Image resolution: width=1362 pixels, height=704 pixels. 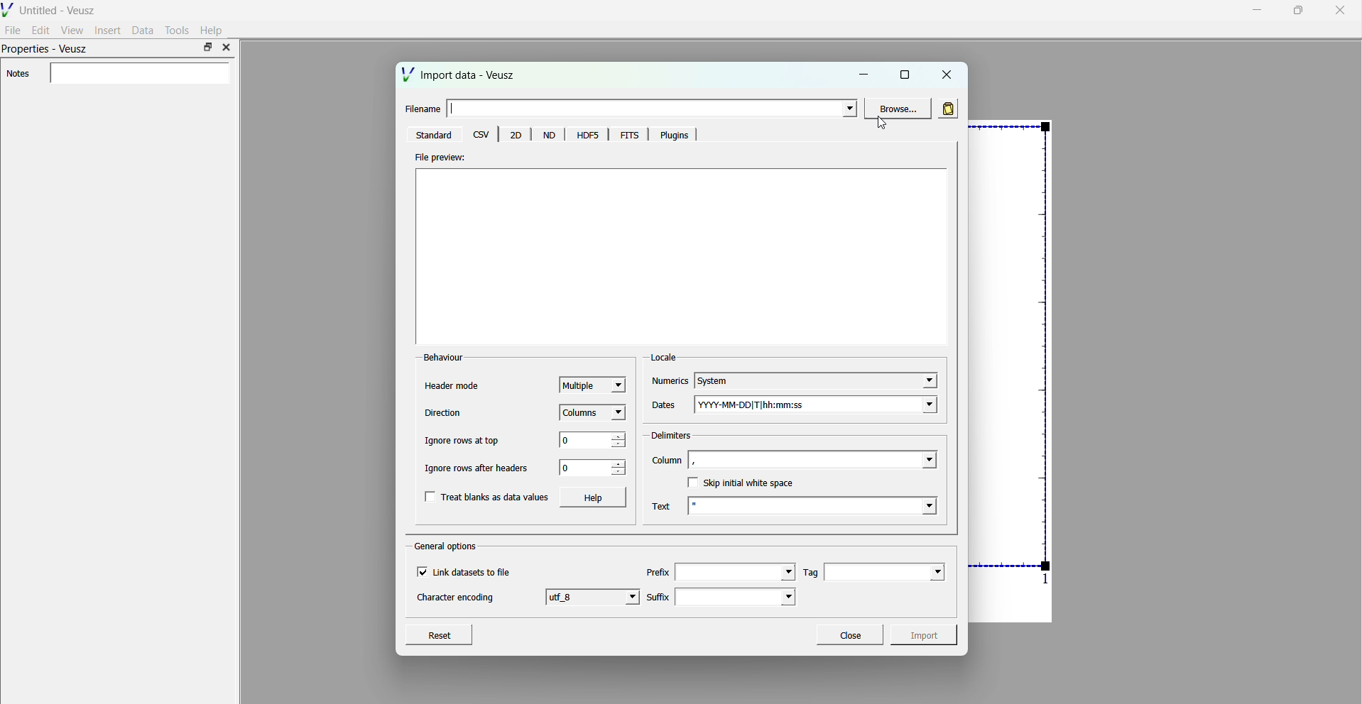 What do you see at coordinates (630, 136) in the screenshot?
I see `FITS` at bounding box center [630, 136].